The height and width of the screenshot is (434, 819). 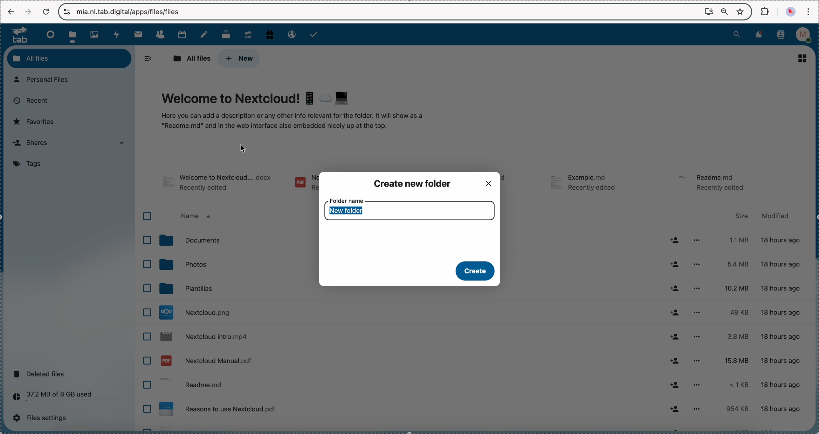 What do you see at coordinates (30, 101) in the screenshot?
I see `recent` at bounding box center [30, 101].